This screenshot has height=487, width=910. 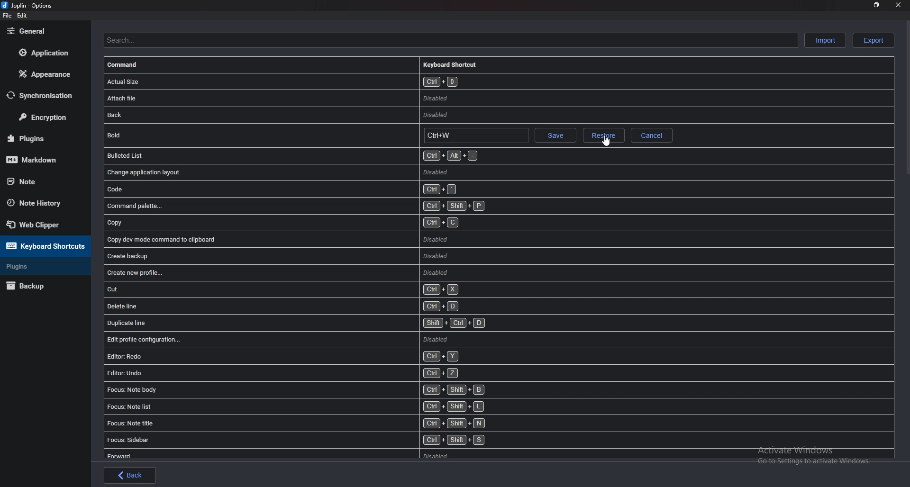 I want to click on Copy, so click(x=286, y=223).